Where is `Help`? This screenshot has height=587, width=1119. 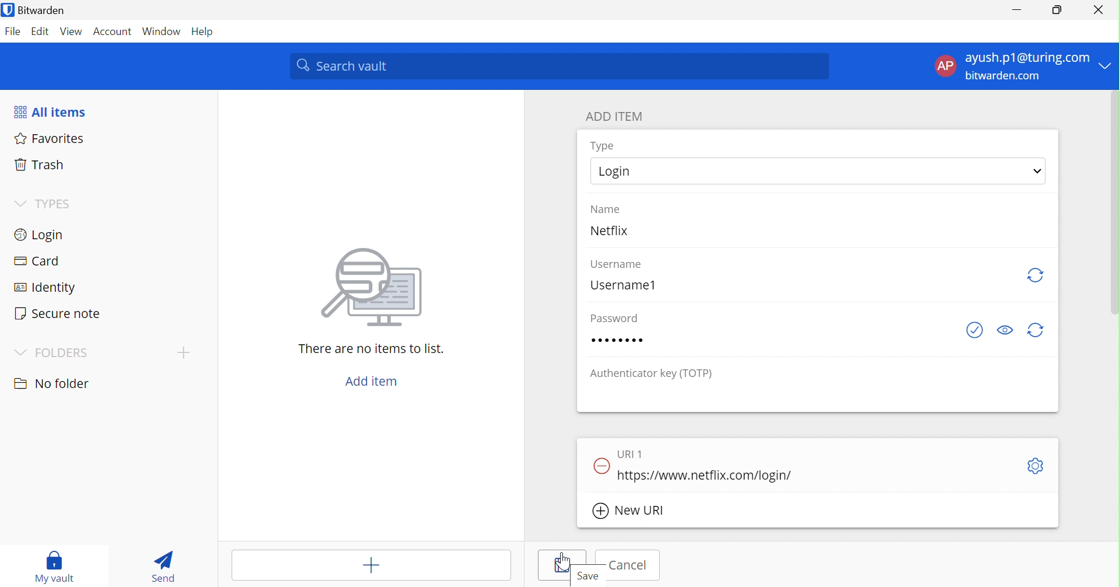
Help is located at coordinates (204, 32).